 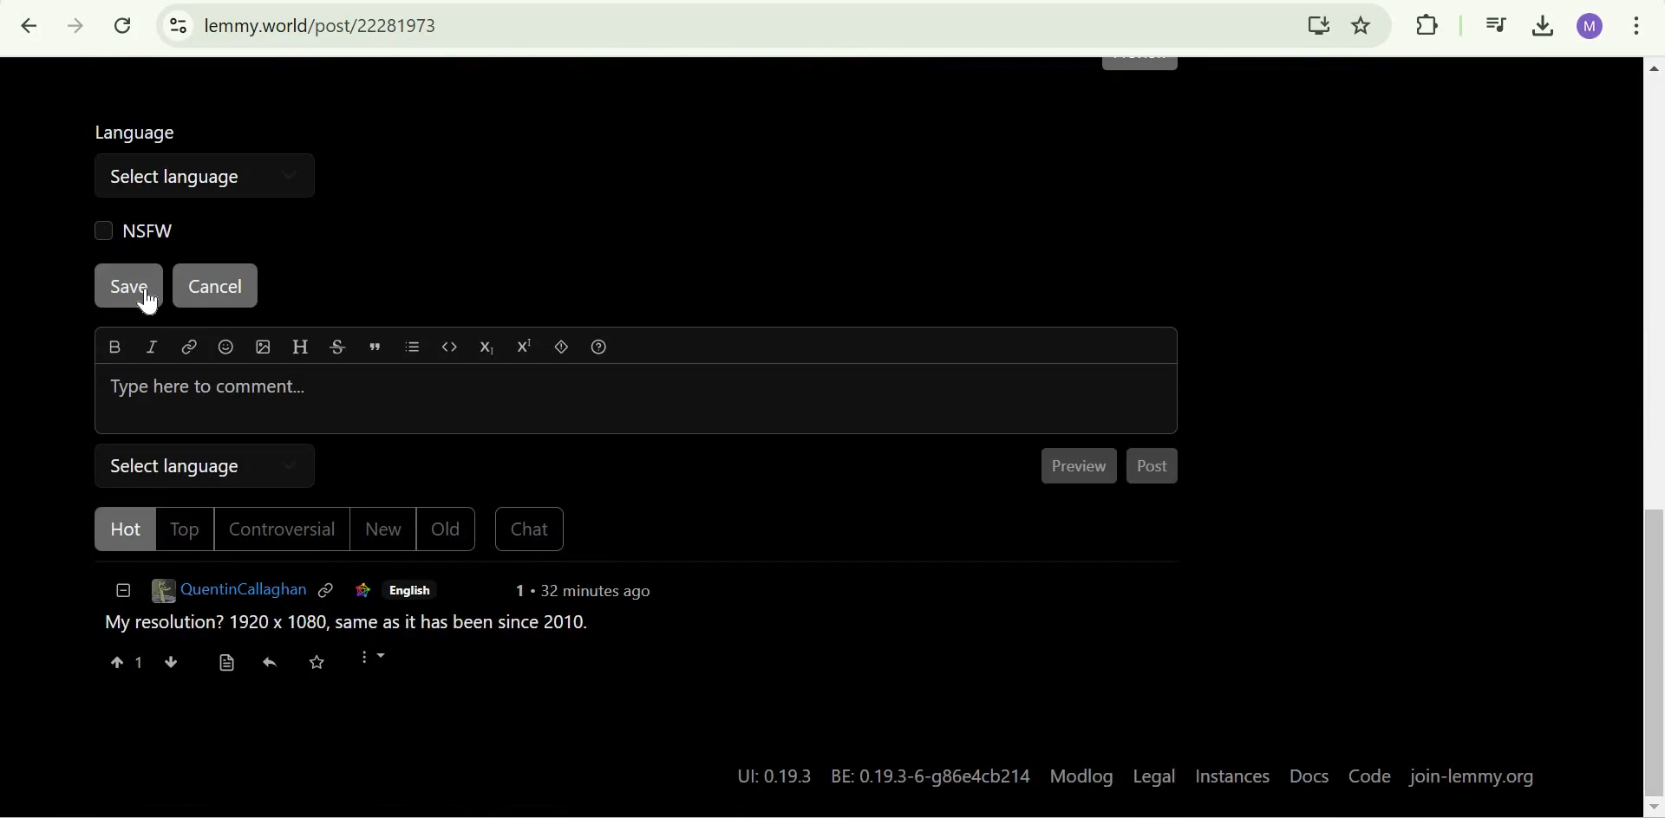 What do you see at coordinates (377, 347) in the screenshot?
I see `quote` at bounding box center [377, 347].